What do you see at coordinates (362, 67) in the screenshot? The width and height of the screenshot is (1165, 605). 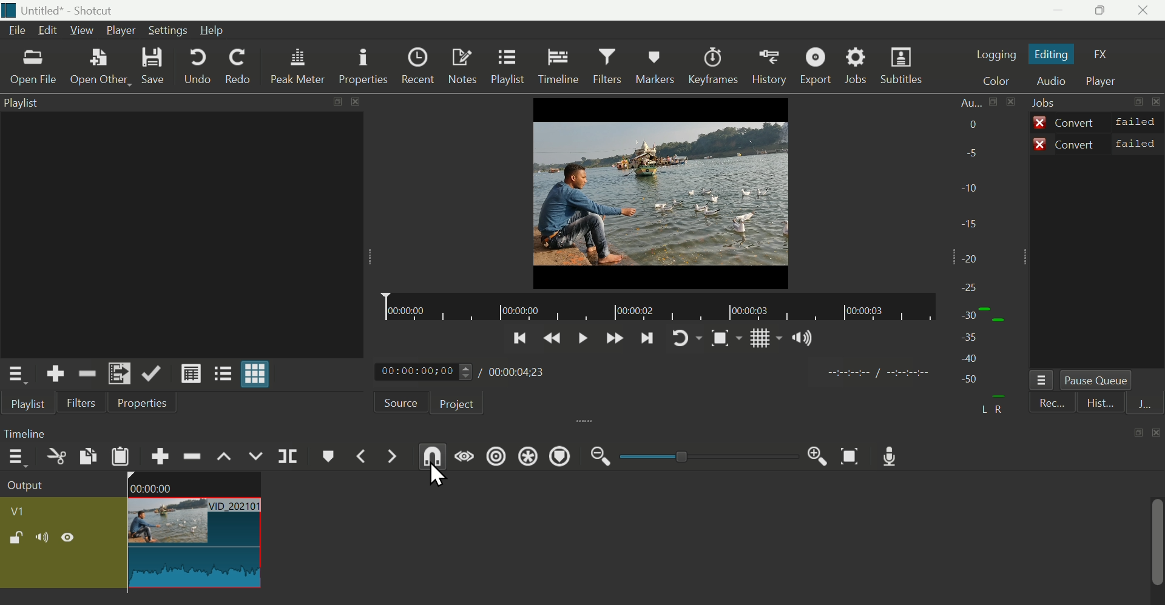 I see `Properties` at bounding box center [362, 67].